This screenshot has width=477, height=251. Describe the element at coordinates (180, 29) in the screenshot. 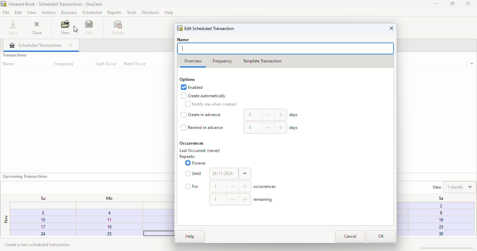

I see `logo` at that location.